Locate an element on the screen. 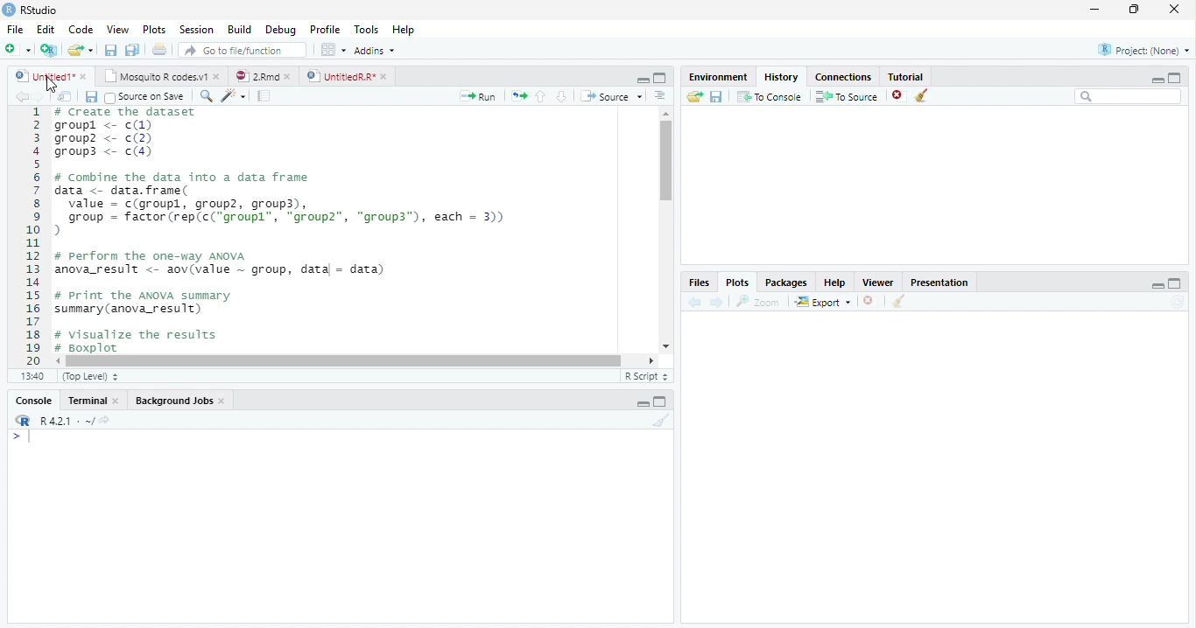 The image size is (1196, 628). Minimize is located at coordinates (1155, 80).